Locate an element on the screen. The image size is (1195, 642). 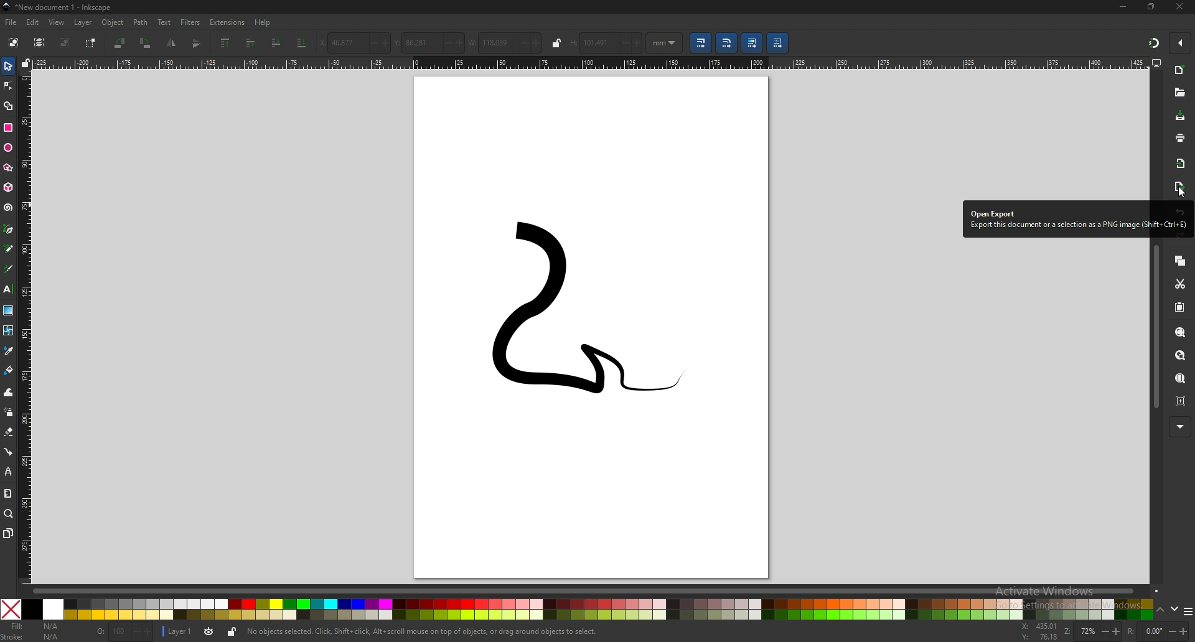
file is located at coordinates (12, 23).